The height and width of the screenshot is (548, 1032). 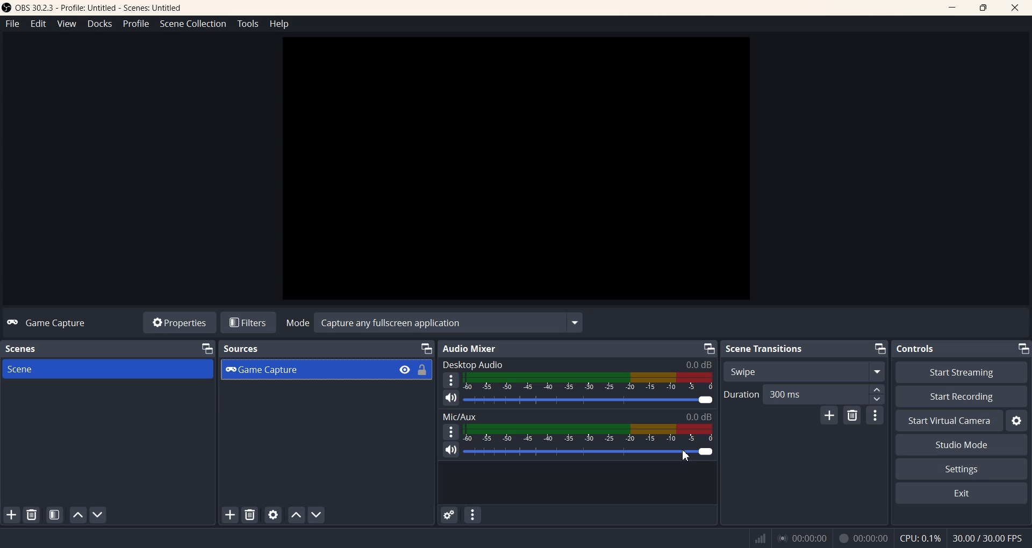 I want to click on Move Scene Down, so click(x=99, y=515).